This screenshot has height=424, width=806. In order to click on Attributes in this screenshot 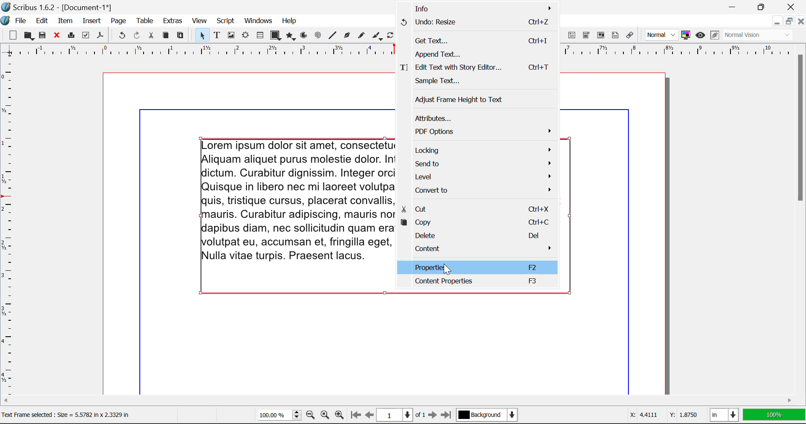, I will do `click(476, 117)`.